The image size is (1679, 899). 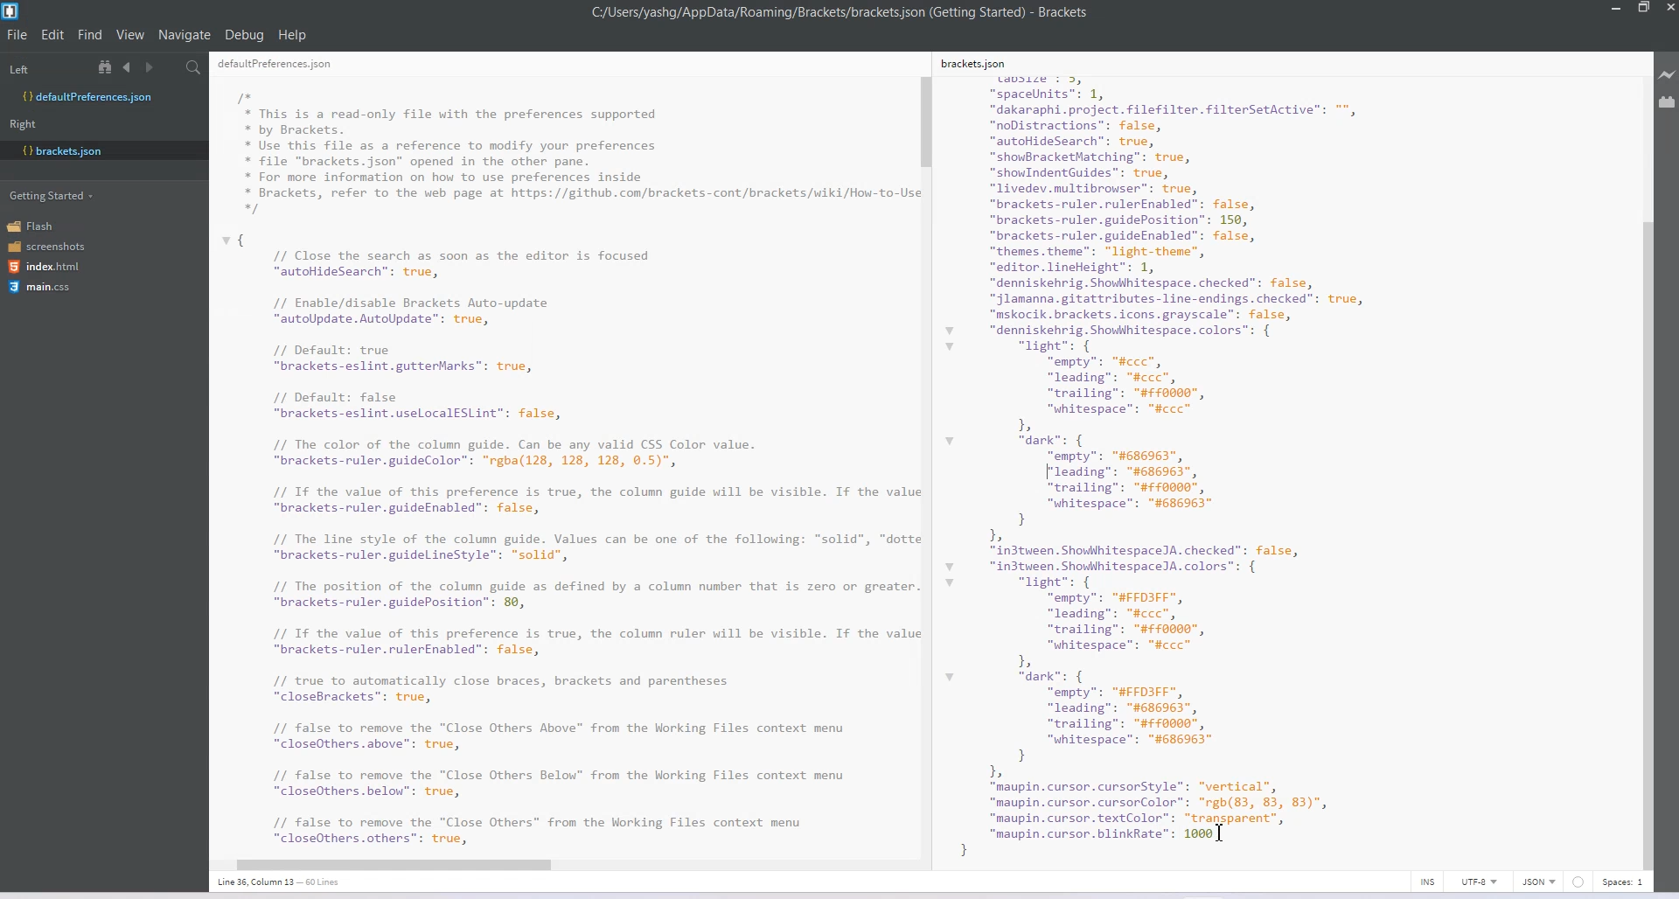 I want to click on Getting Started, so click(x=53, y=194).